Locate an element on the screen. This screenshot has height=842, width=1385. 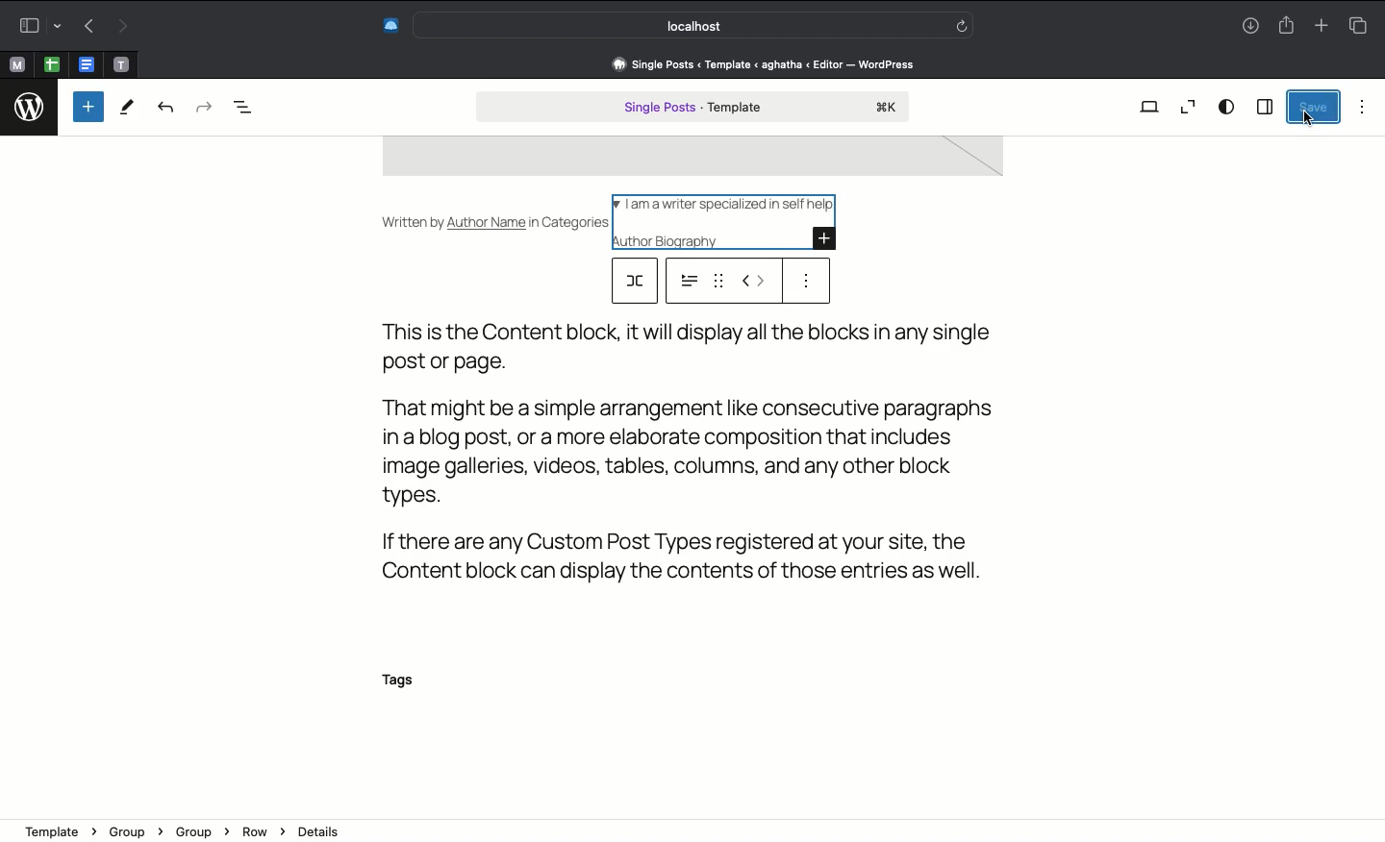
cursor is located at coordinates (1315, 122).